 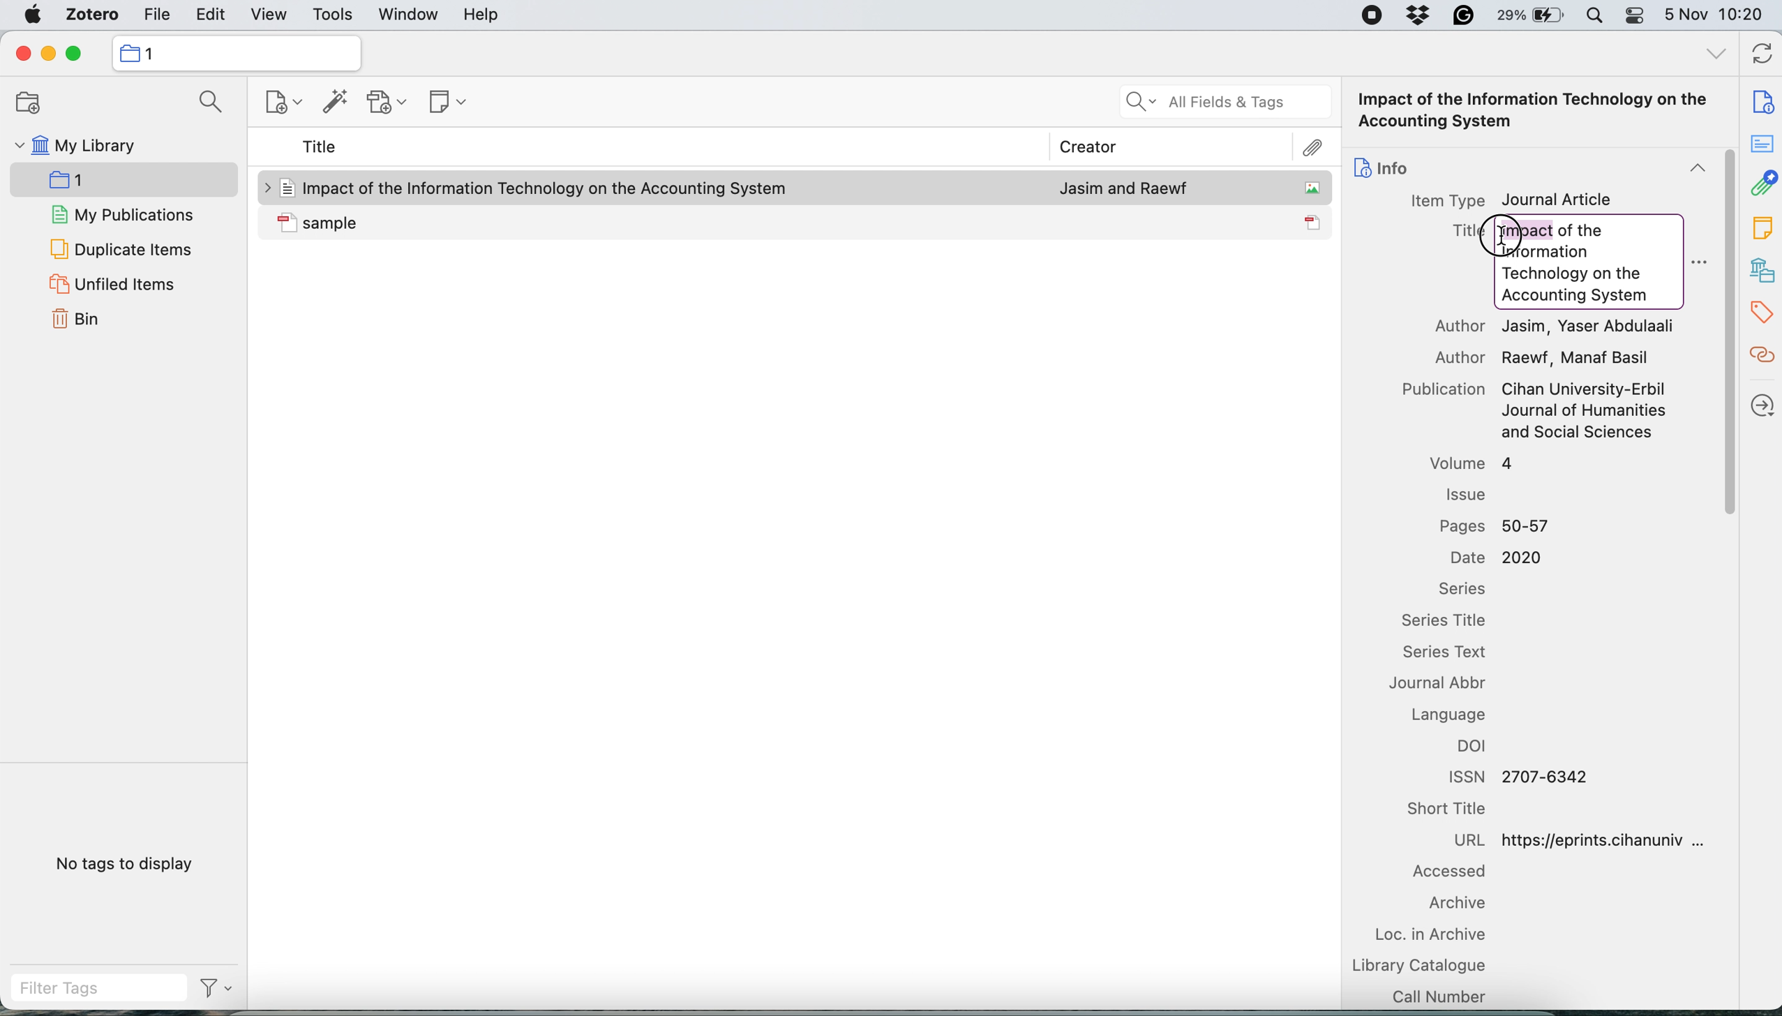 I want to click on icon, so click(x=1363, y=167).